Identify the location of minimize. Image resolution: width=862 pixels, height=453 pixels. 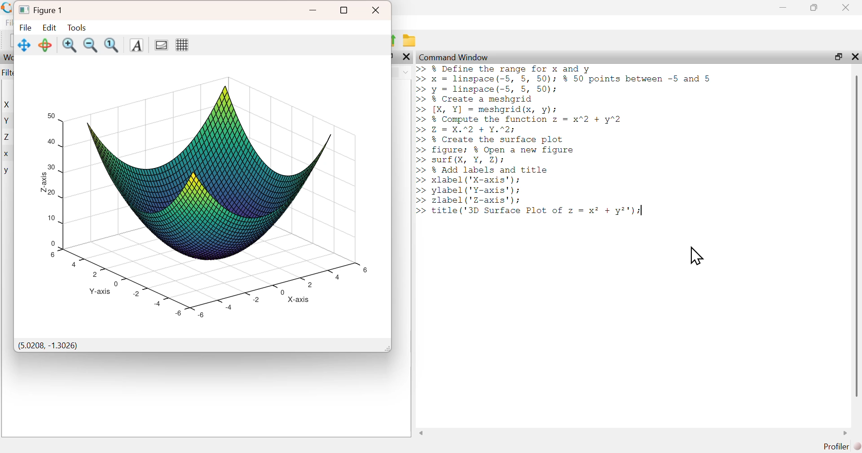
(314, 10).